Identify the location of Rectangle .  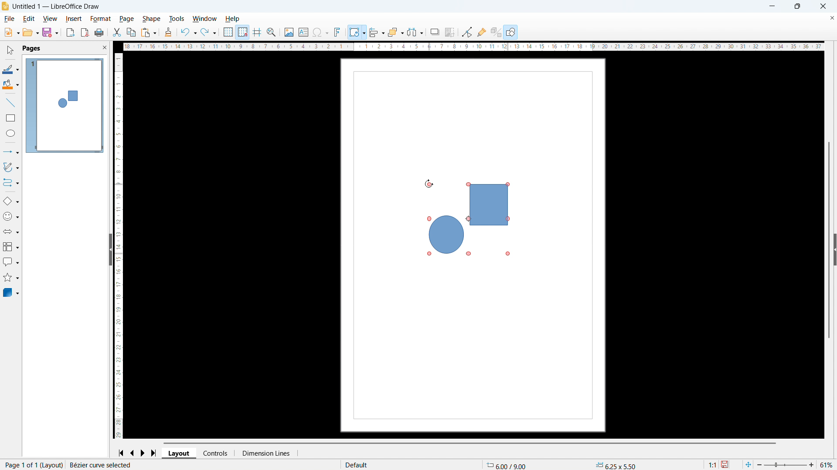
(11, 118).